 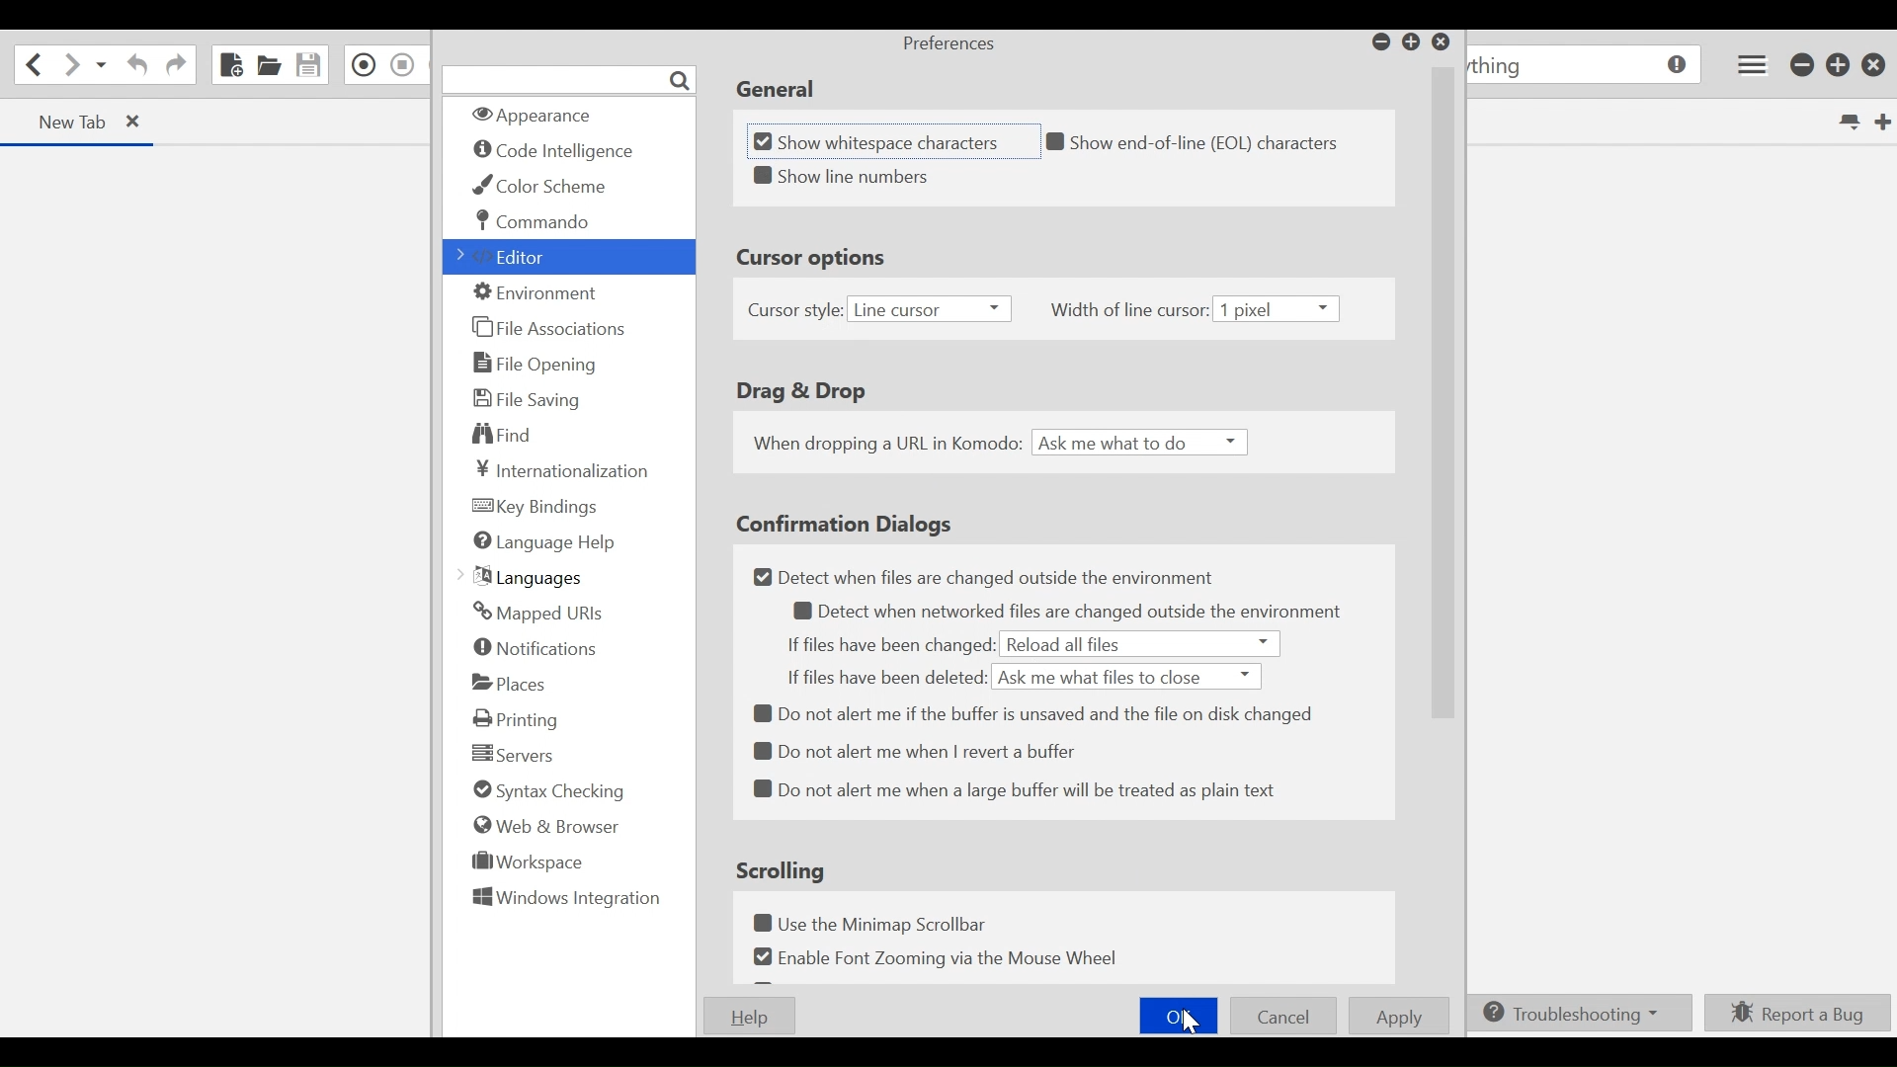 I want to click on Preferences, so click(x=949, y=44).